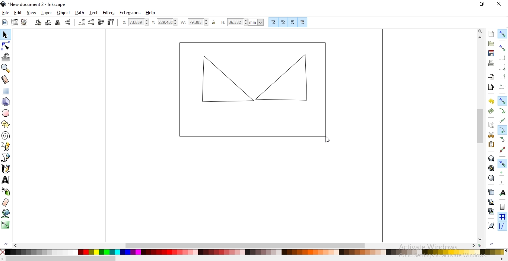  Describe the element at coordinates (492, 53) in the screenshot. I see `save document` at that location.